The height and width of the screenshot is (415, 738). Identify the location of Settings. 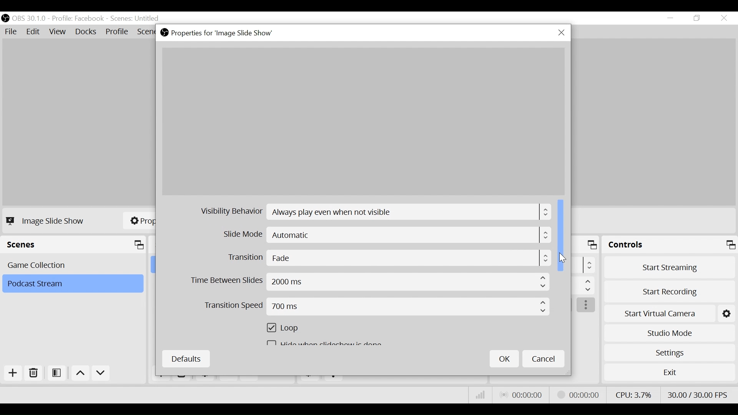
(669, 352).